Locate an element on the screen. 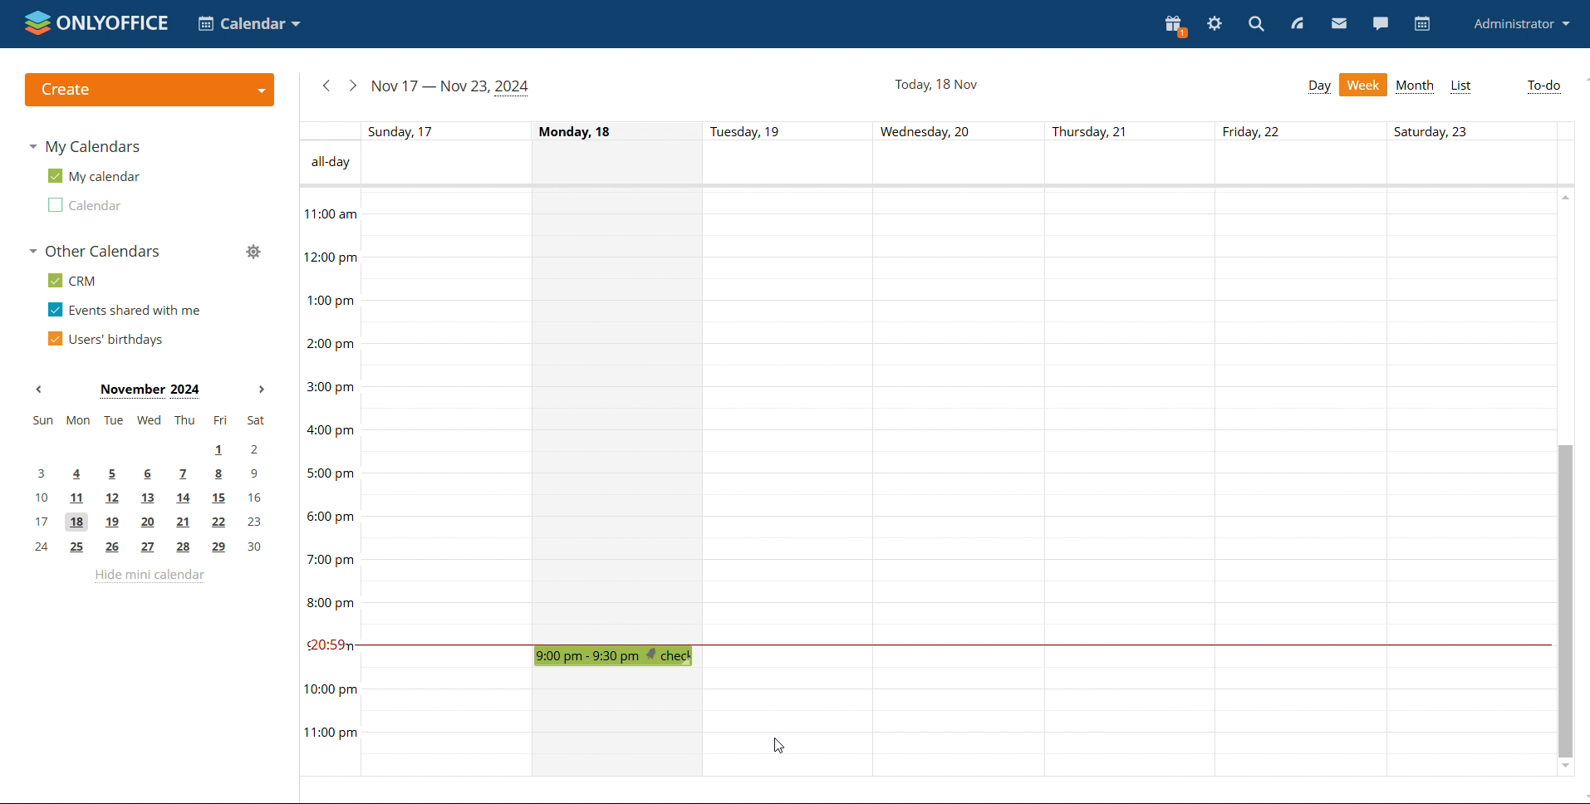 This screenshot has width=1590, height=804. scroll down is located at coordinates (1564, 767).